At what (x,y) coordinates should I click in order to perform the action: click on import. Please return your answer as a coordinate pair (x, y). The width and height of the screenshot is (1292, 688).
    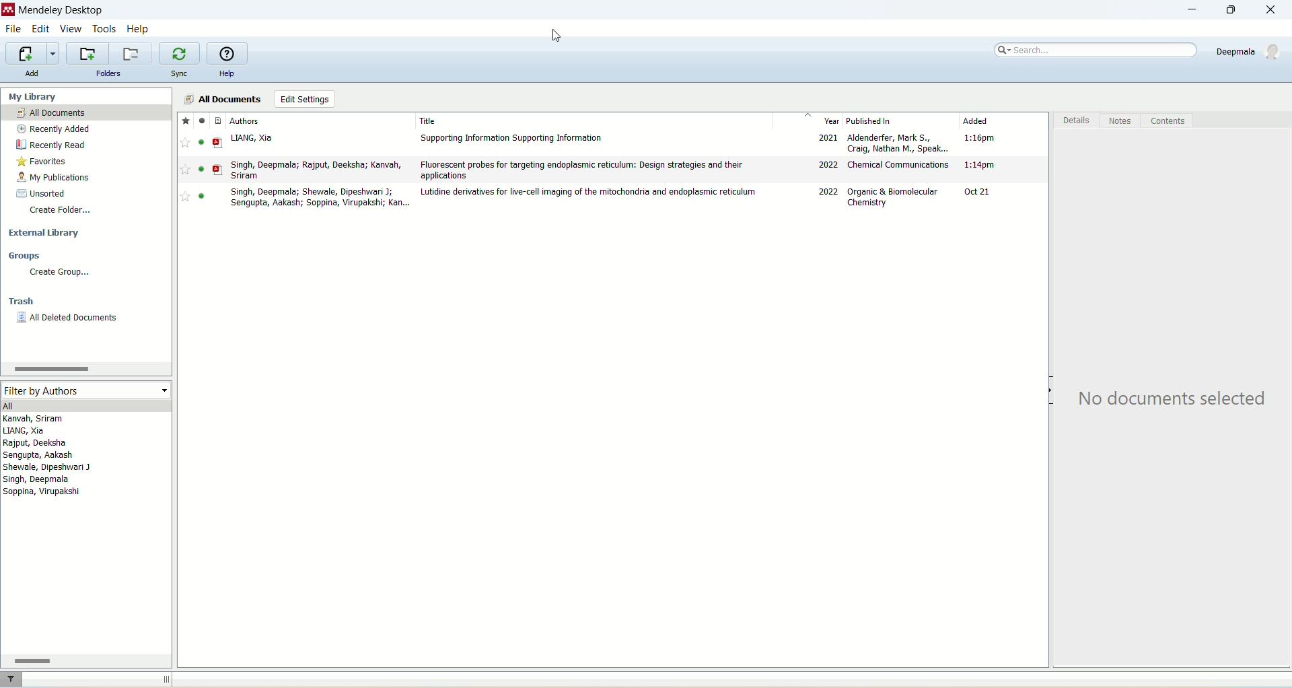
    Looking at the image, I should click on (32, 54).